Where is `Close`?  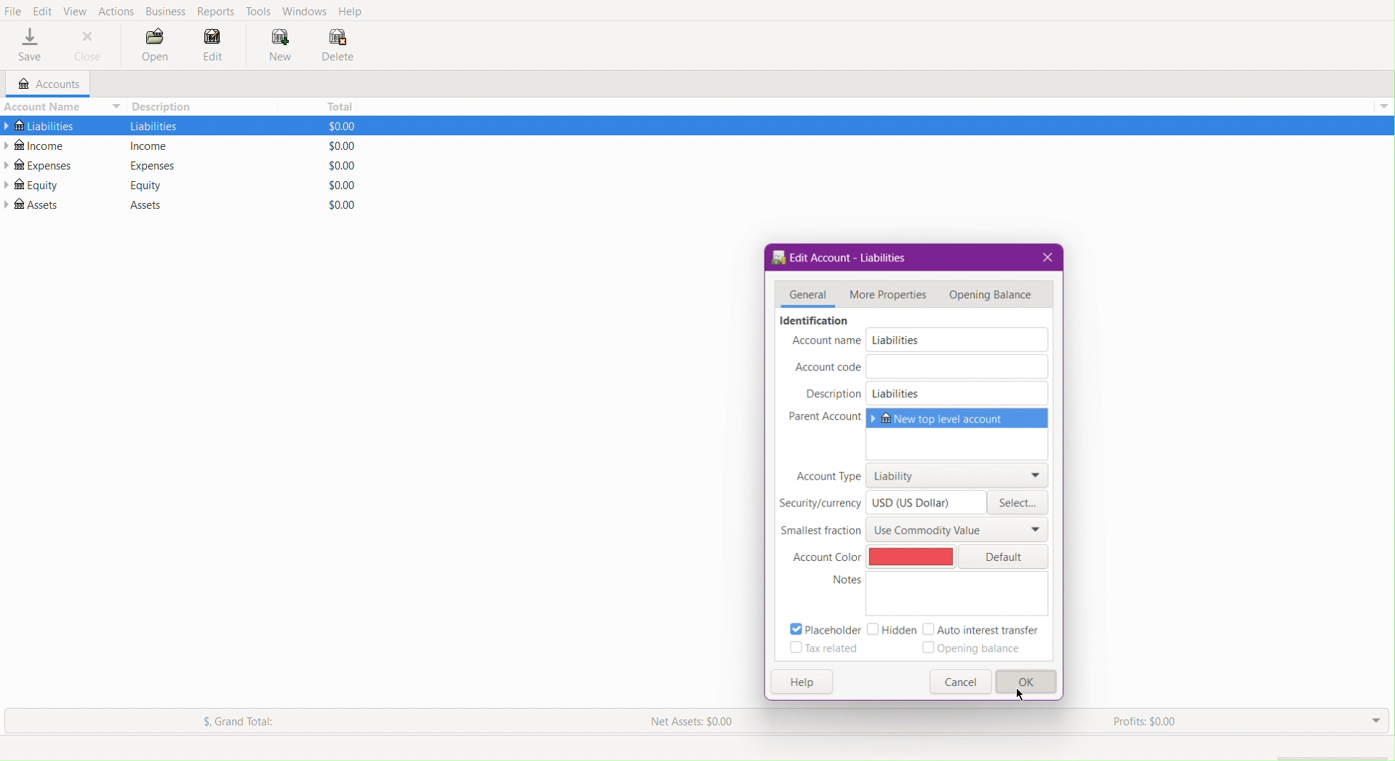 Close is located at coordinates (89, 45).